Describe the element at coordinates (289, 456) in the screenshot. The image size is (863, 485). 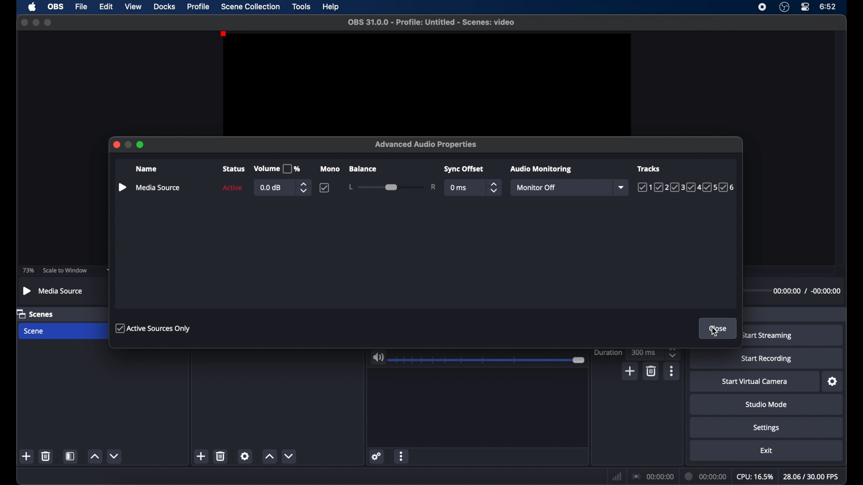
I see `decrement` at that location.